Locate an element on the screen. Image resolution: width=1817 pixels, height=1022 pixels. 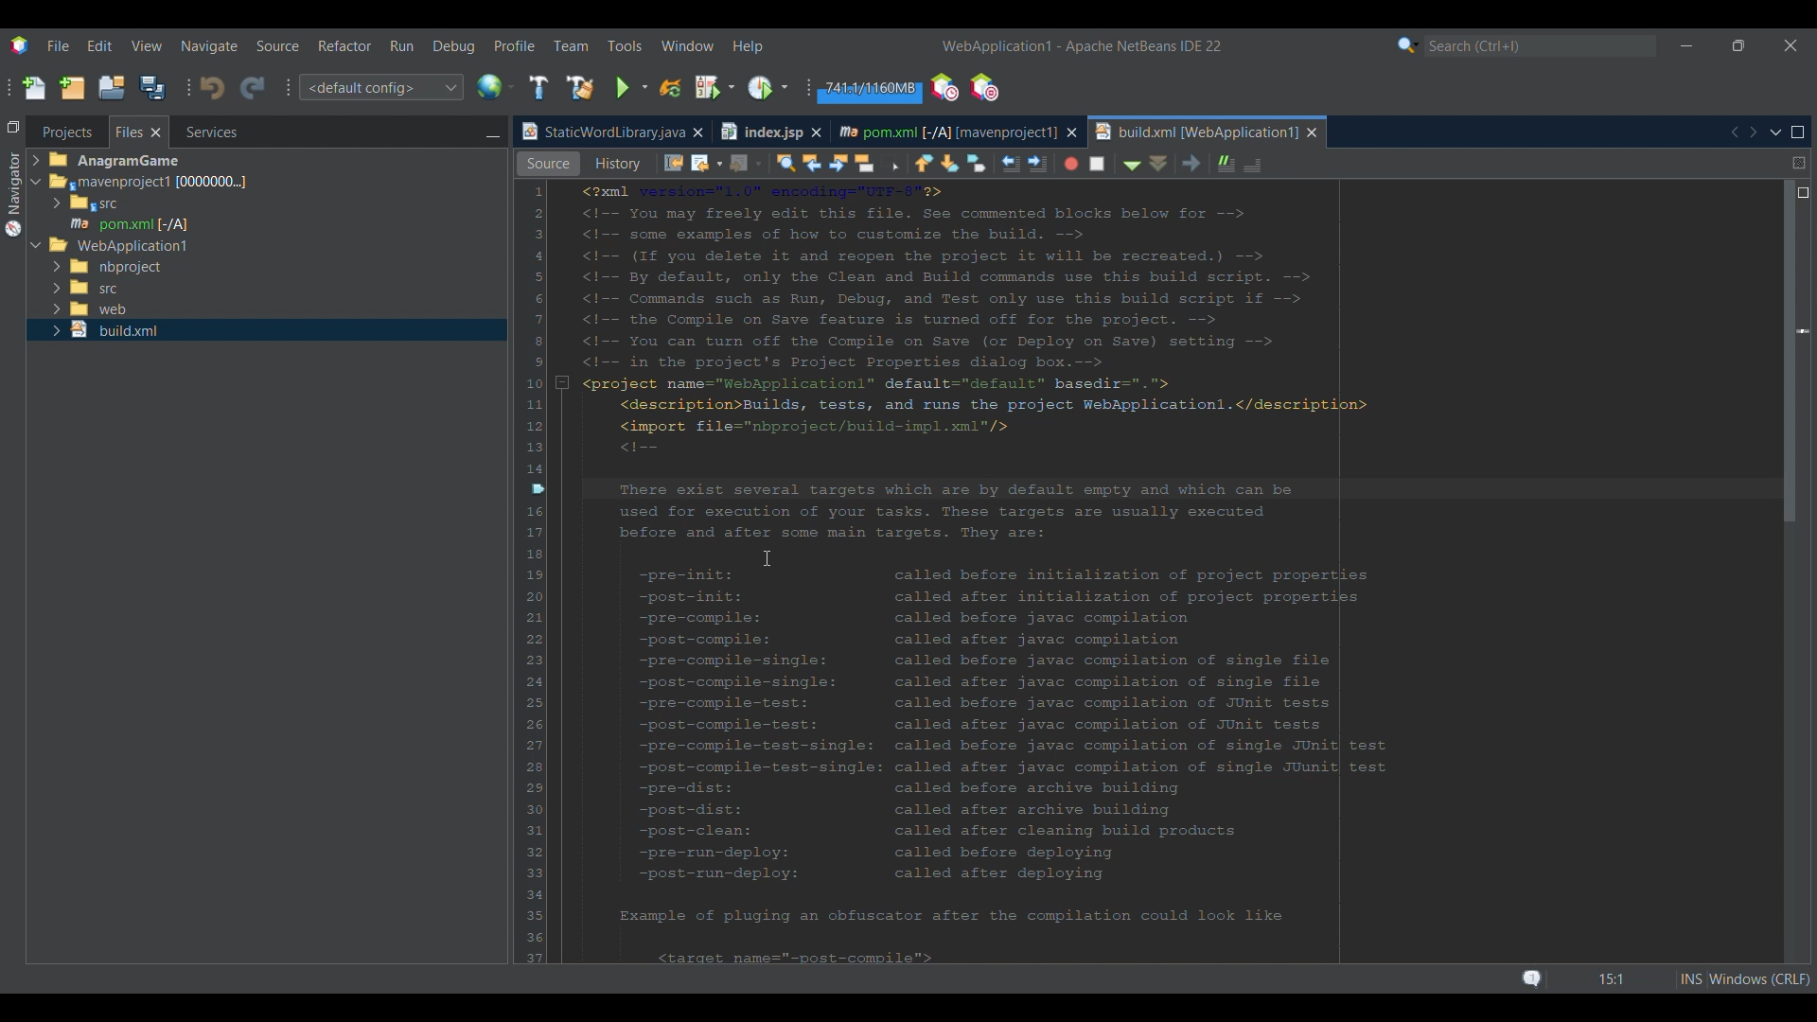
New tab highlighted as current tab is located at coordinates (1195, 132).